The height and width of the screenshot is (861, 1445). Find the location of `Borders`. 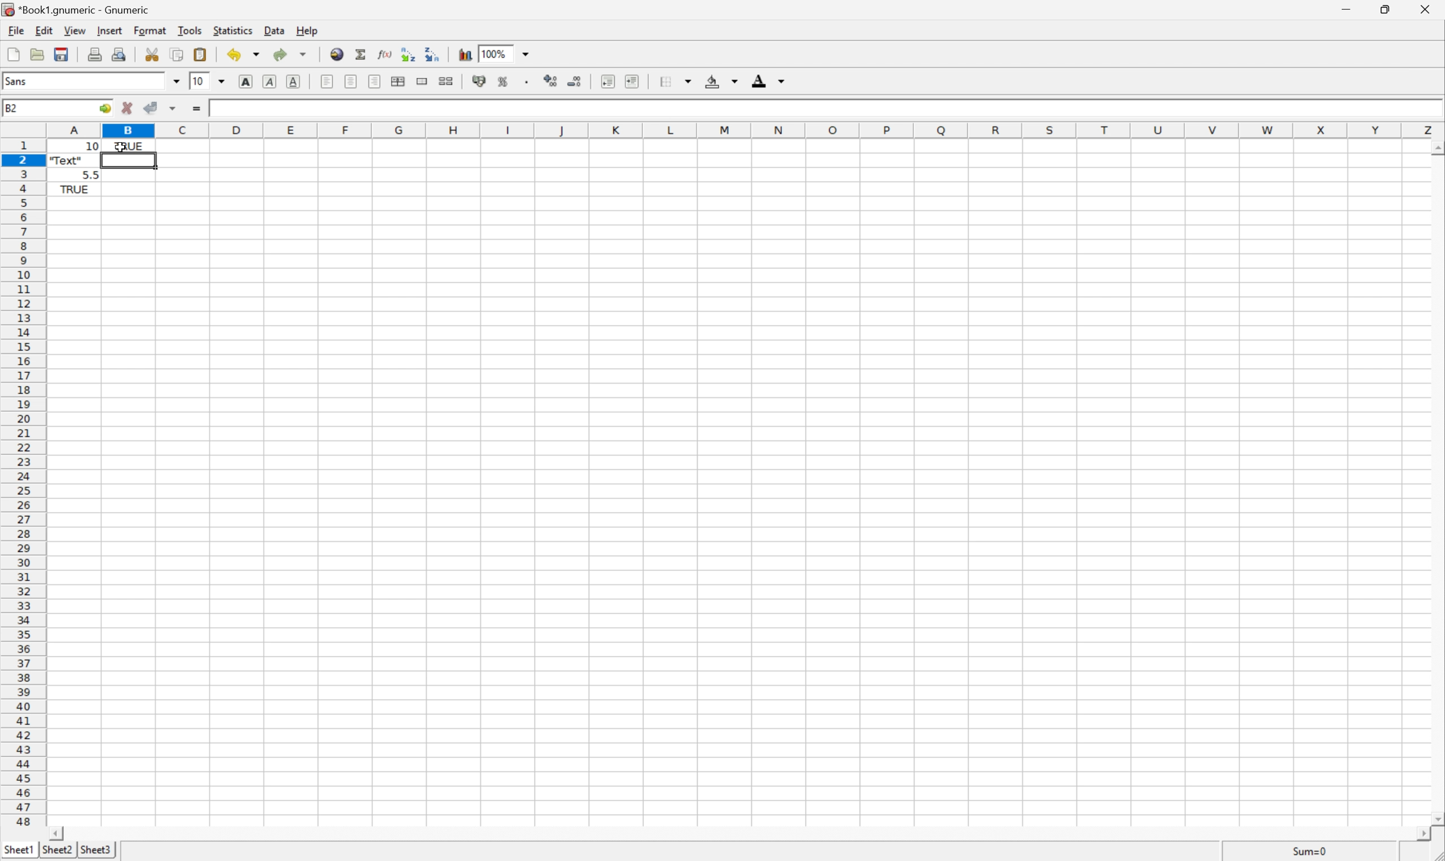

Borders is located at coordinates (675, 81).